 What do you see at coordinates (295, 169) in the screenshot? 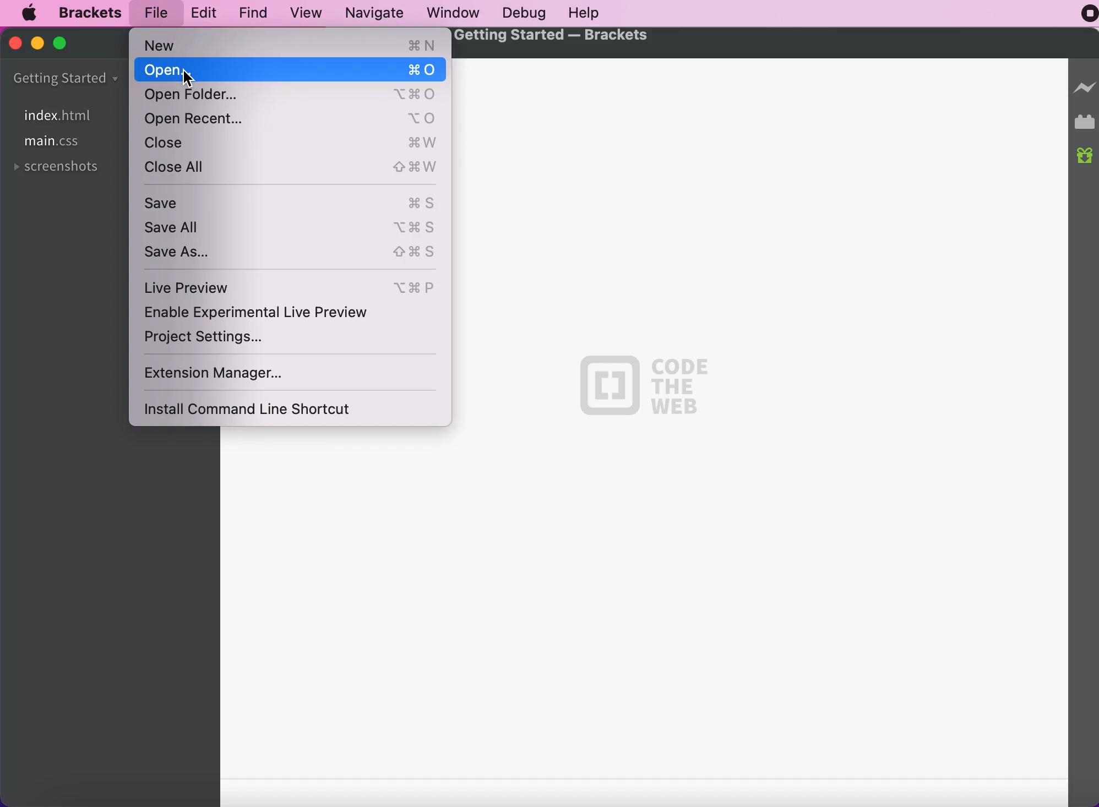
I see `close all` at bounding box center [295, 169].